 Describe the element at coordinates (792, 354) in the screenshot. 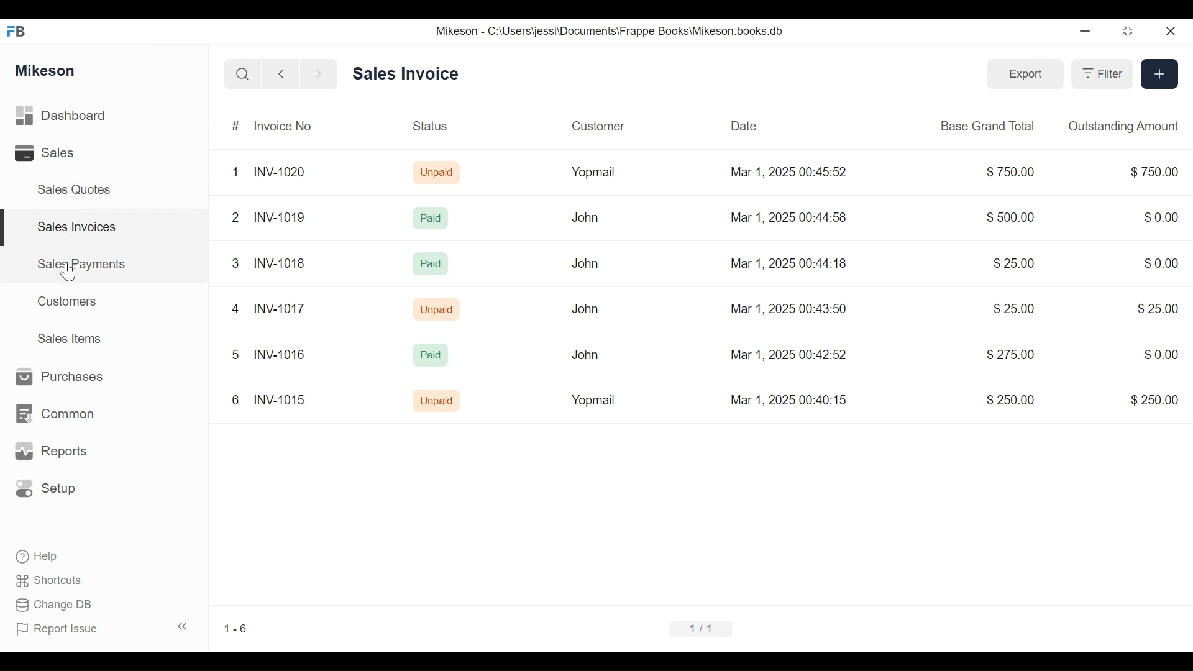

I see `Mar 1, 2025 00:42:52` at that location.